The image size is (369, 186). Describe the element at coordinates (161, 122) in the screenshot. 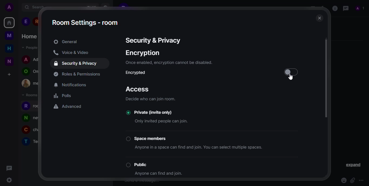

I see `info- Only invited people can join.` at that location.